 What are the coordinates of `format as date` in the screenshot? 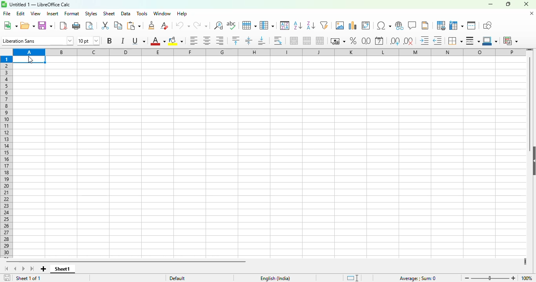 It's located at (379, 41).